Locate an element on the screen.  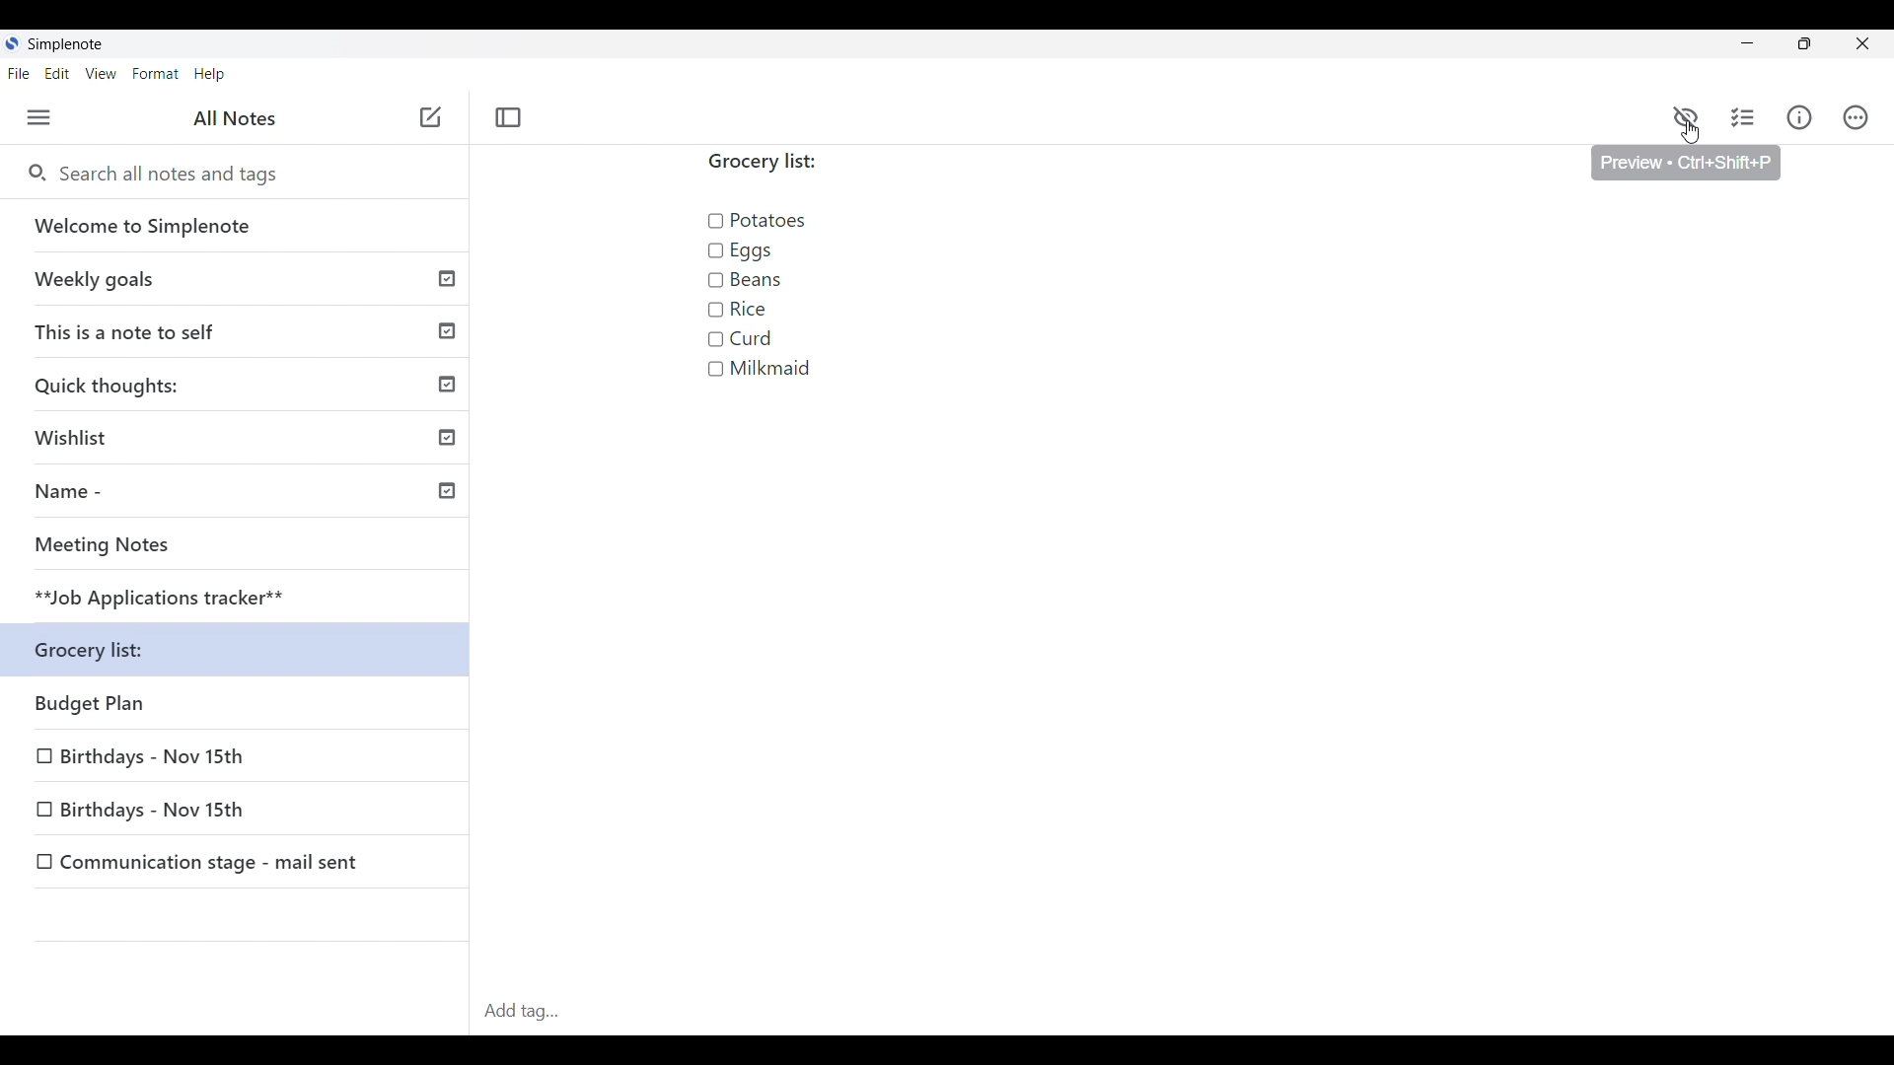
View is located at coordinates (102, 74).